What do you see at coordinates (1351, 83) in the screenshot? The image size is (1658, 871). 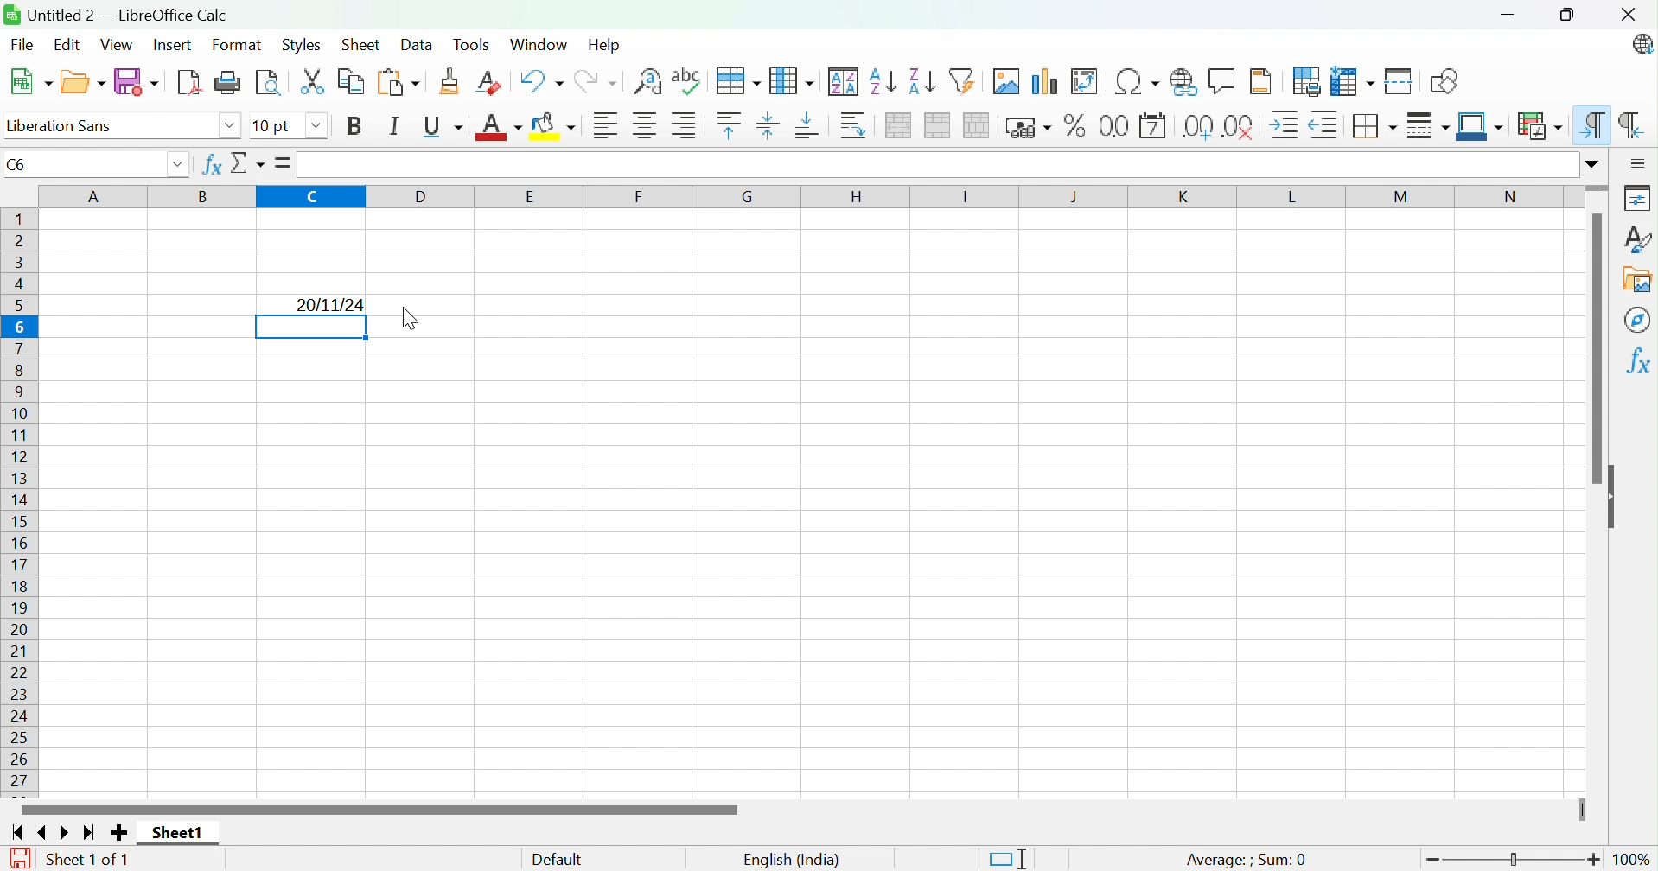 I see `Freeze rows and columns` at bounding box center [1351, 83].